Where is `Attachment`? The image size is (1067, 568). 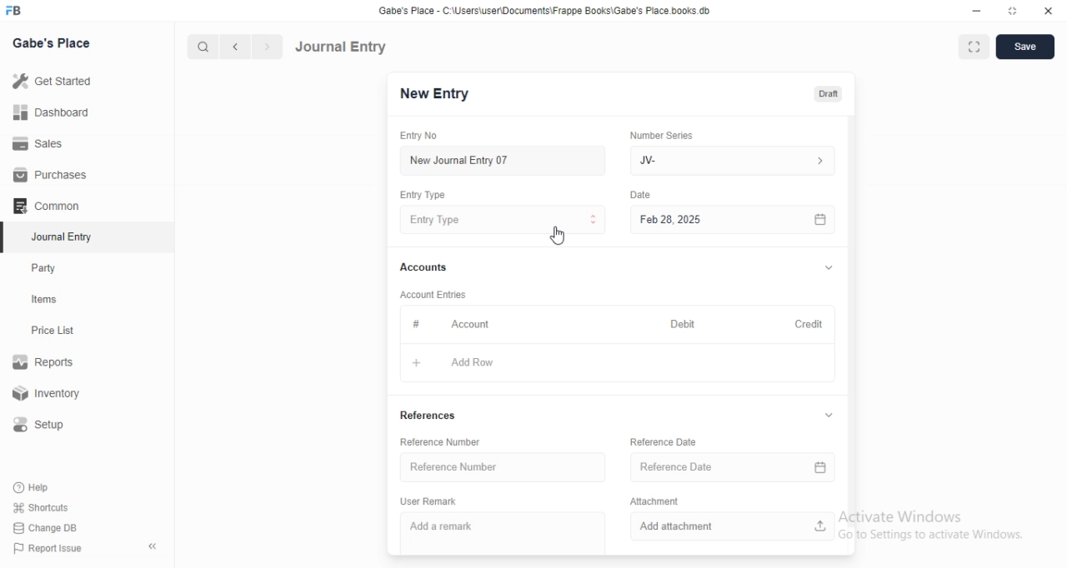
Attachment is located at coordinates (652, 501).